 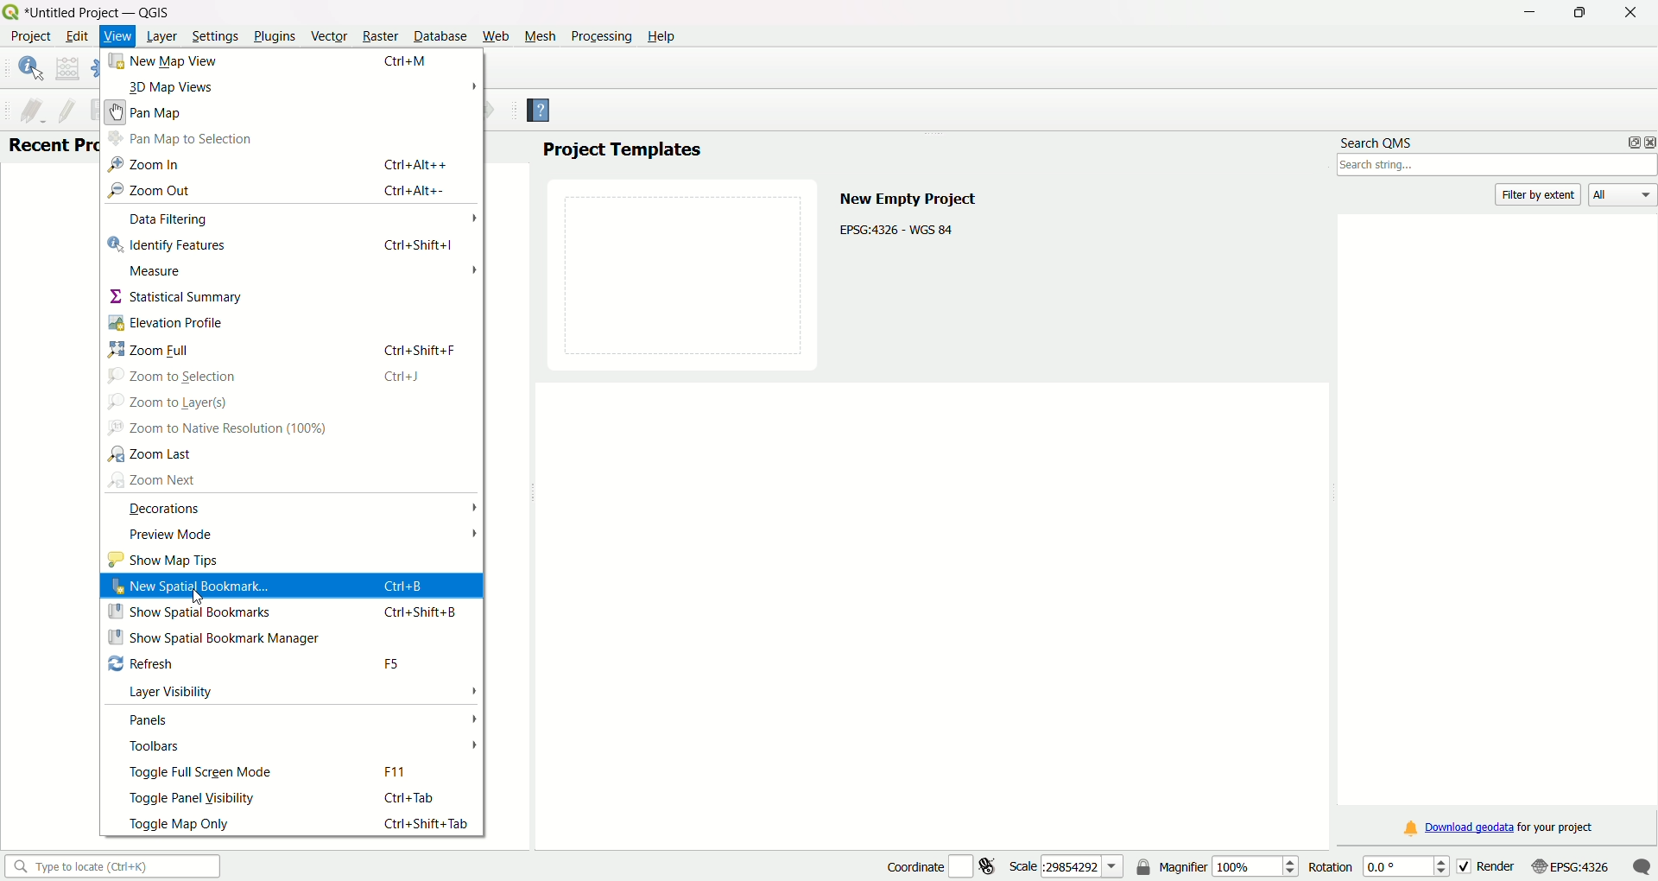 I want to click on Cursor, so click(x=199, y=599).